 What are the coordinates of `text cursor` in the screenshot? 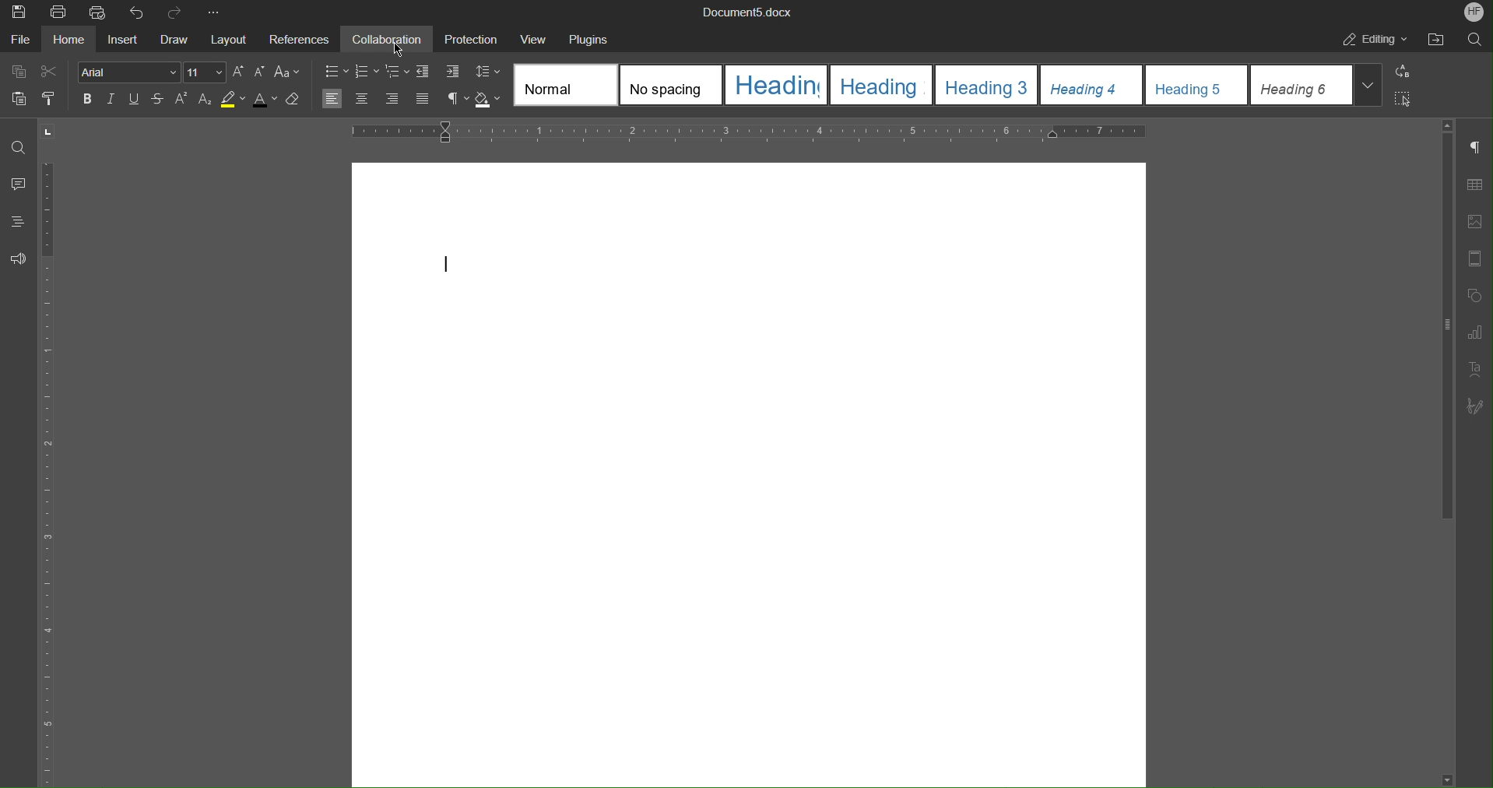 It's located at (444, 262).